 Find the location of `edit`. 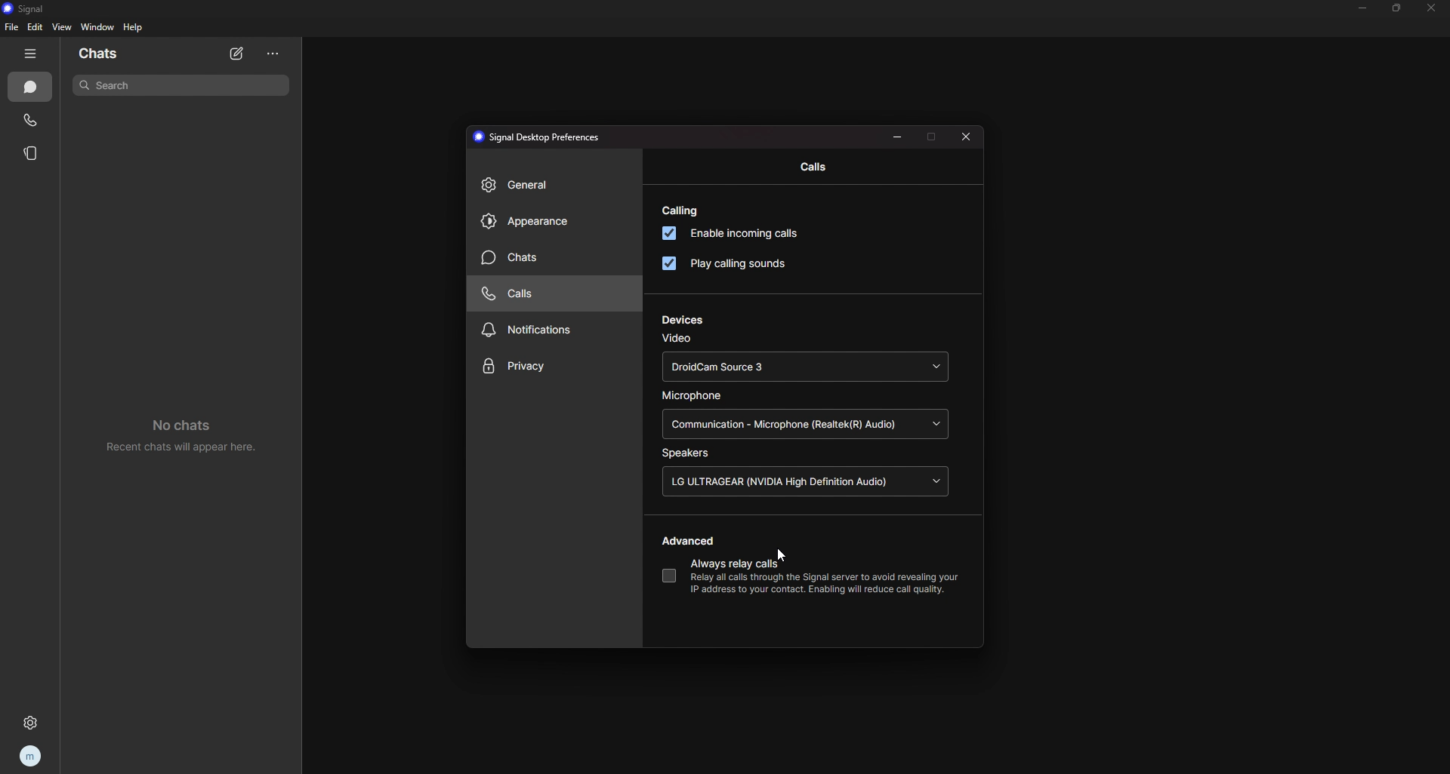

edit is located at coordinates (36, 27).